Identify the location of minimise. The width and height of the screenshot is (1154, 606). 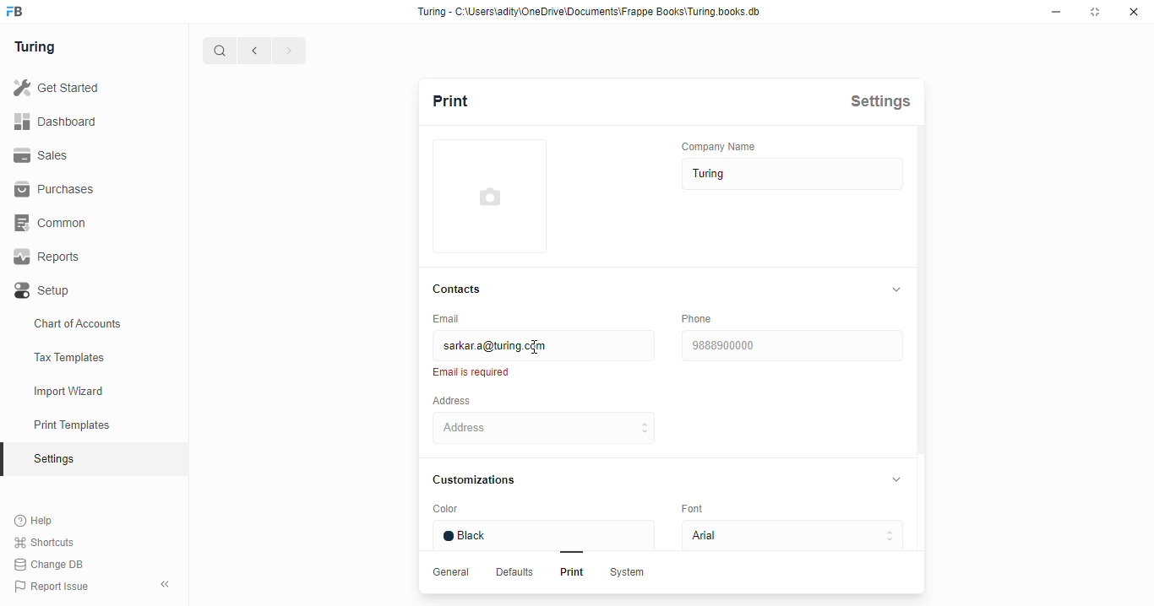
(1059, 12).